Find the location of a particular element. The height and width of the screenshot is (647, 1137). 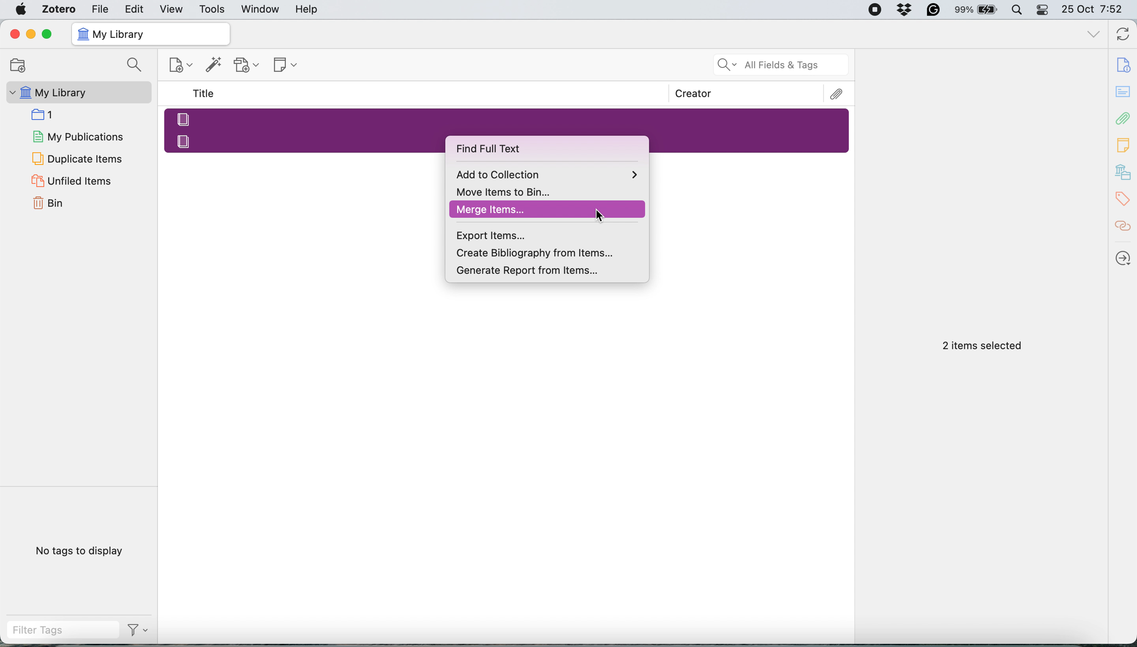

Filter Tags is located at coordinates (63, 630).